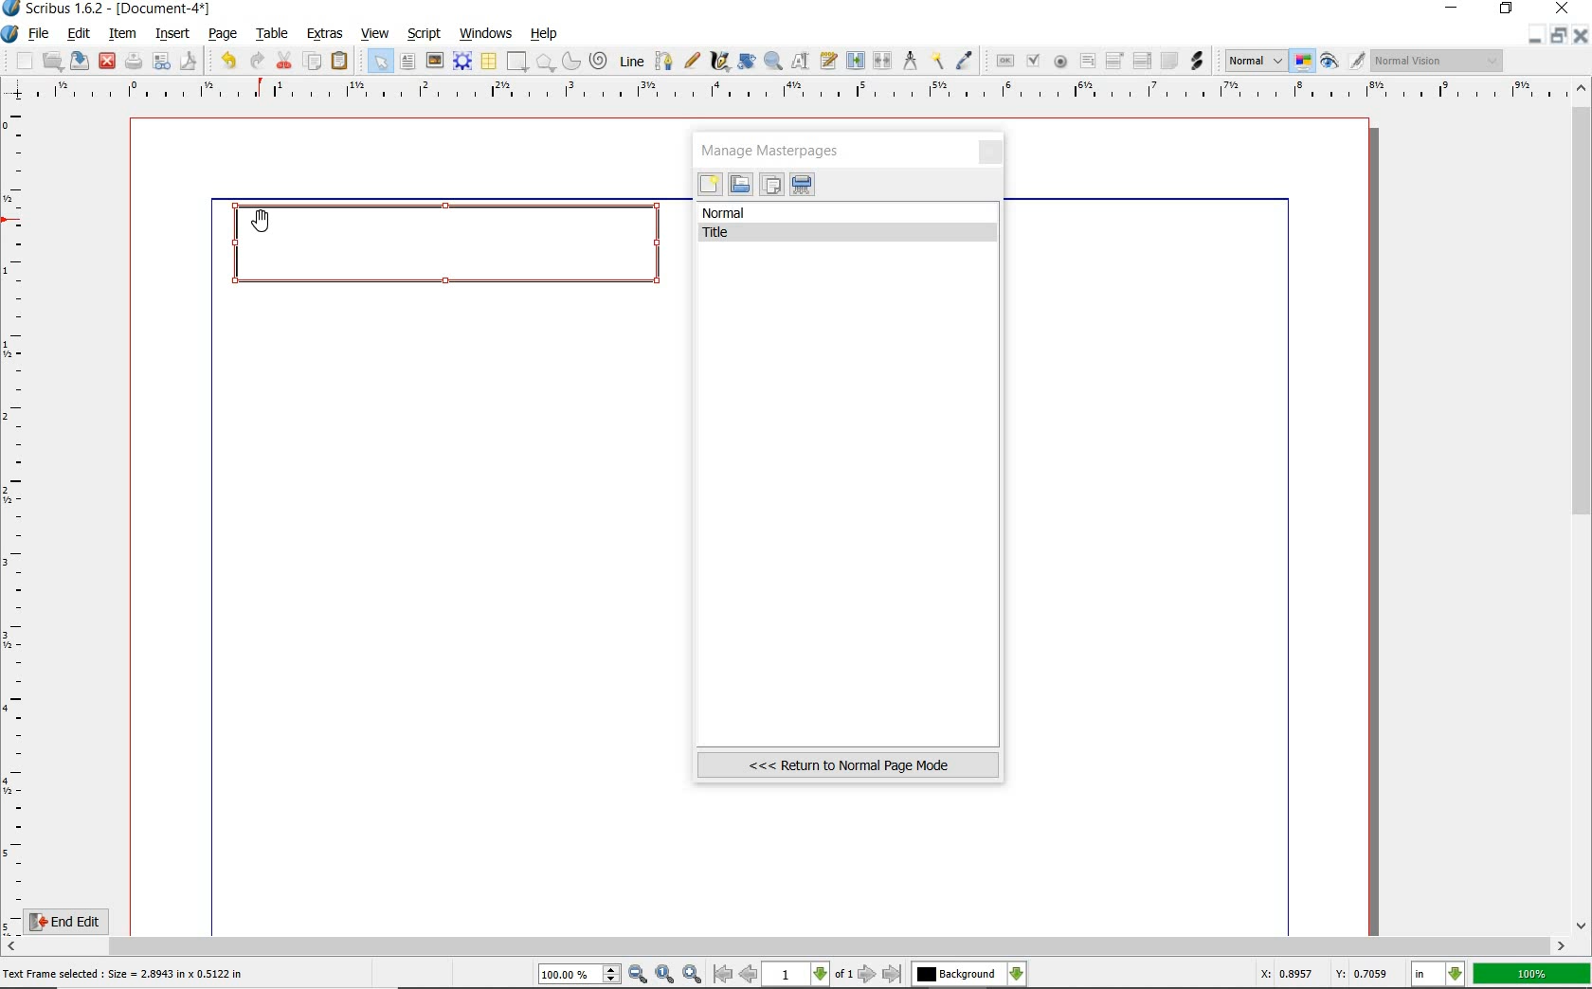  What do you see at coordinates (1304, 63) in the screenshot?
I see `toggle color management` at bounding box center [1304, 63].